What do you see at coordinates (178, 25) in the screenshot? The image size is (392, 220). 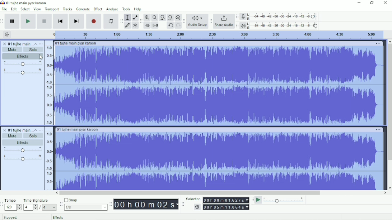 I see `Redo` at bounding box center [178, 25].